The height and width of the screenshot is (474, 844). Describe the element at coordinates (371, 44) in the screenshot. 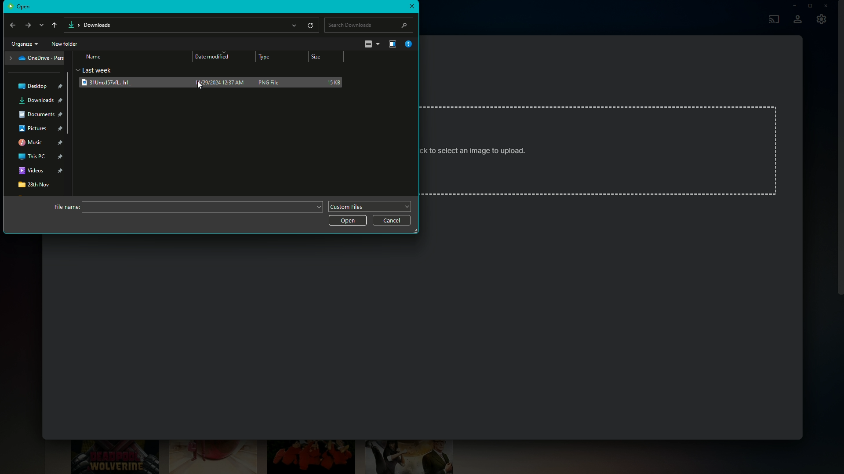

I see `Sort` at that location.